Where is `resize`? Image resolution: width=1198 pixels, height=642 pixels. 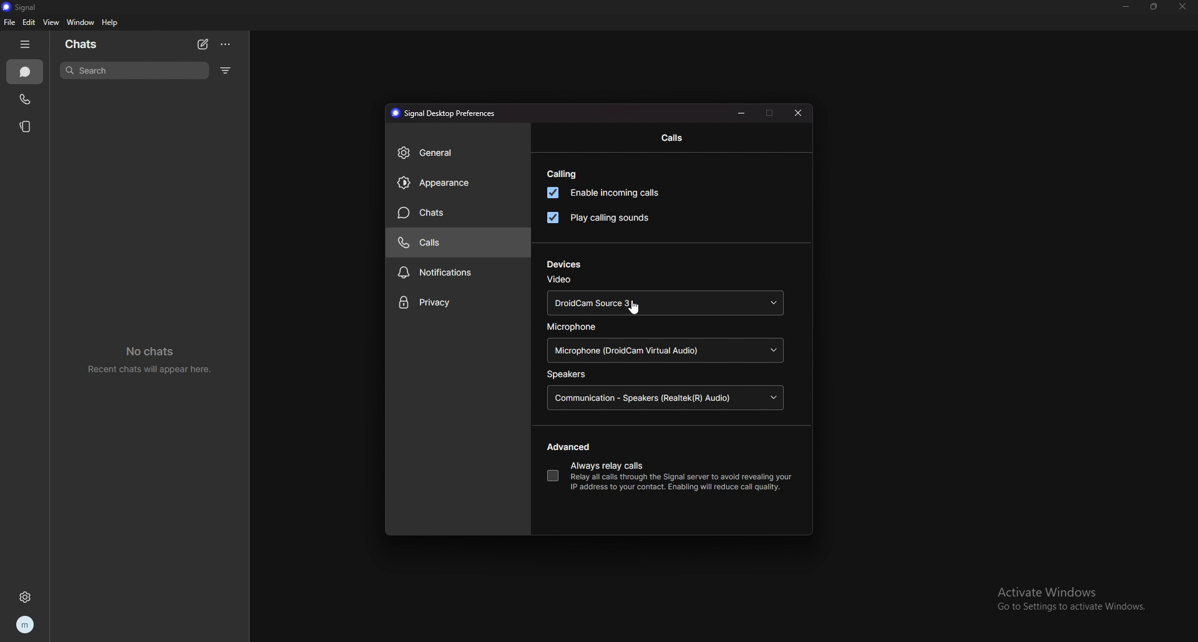
resize is located at coordinates (1154, 6).